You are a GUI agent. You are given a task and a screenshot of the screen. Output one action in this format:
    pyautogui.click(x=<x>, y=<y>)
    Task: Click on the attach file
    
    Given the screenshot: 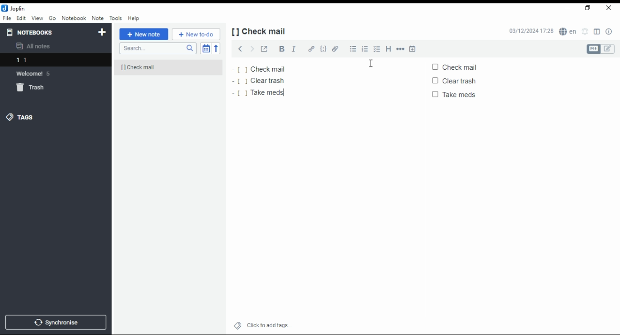 What is the action you would take?
    pyautogui.click(x=335, y=49)
    